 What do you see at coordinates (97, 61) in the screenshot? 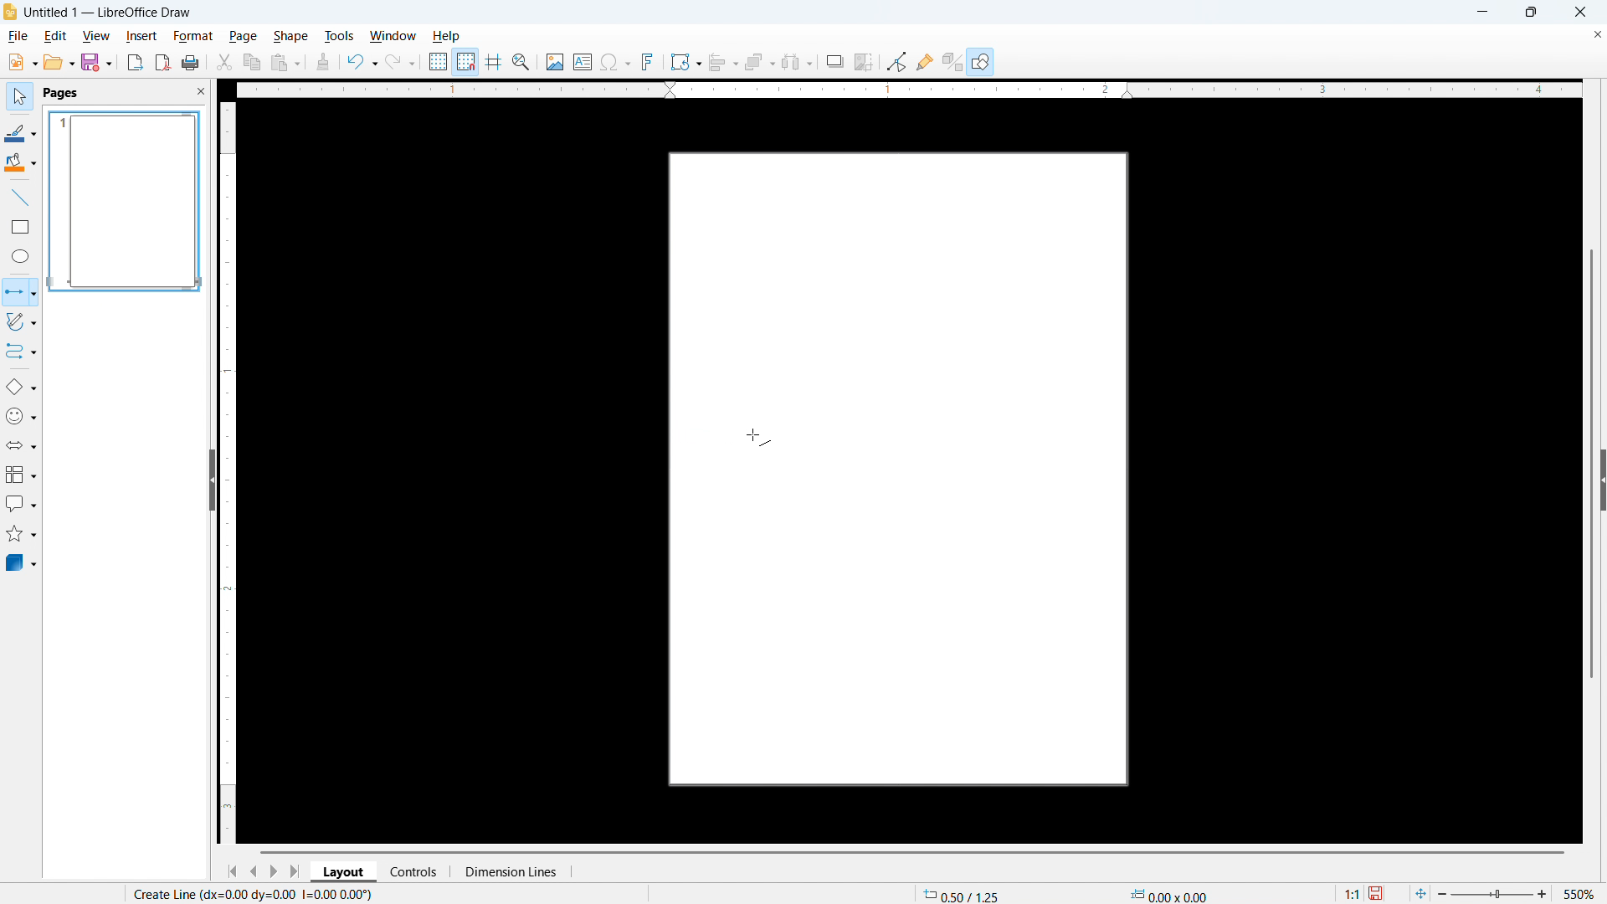
I see `save ` at bounding box center [97, 61].